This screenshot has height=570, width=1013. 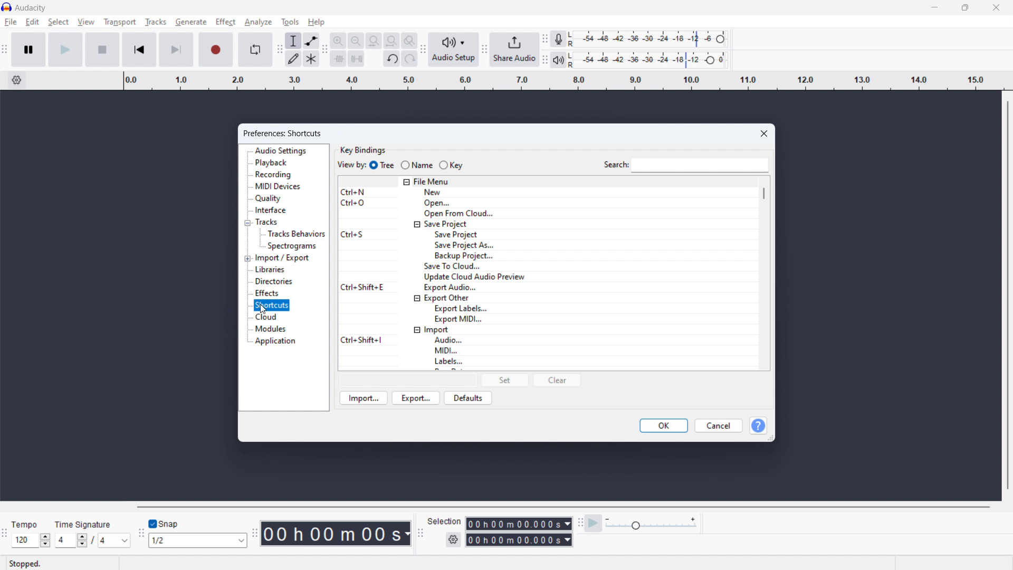 What do you see at coordinates (294, 58) in the screenshot?
I see `draw tool` at bounding box center [294, 58].